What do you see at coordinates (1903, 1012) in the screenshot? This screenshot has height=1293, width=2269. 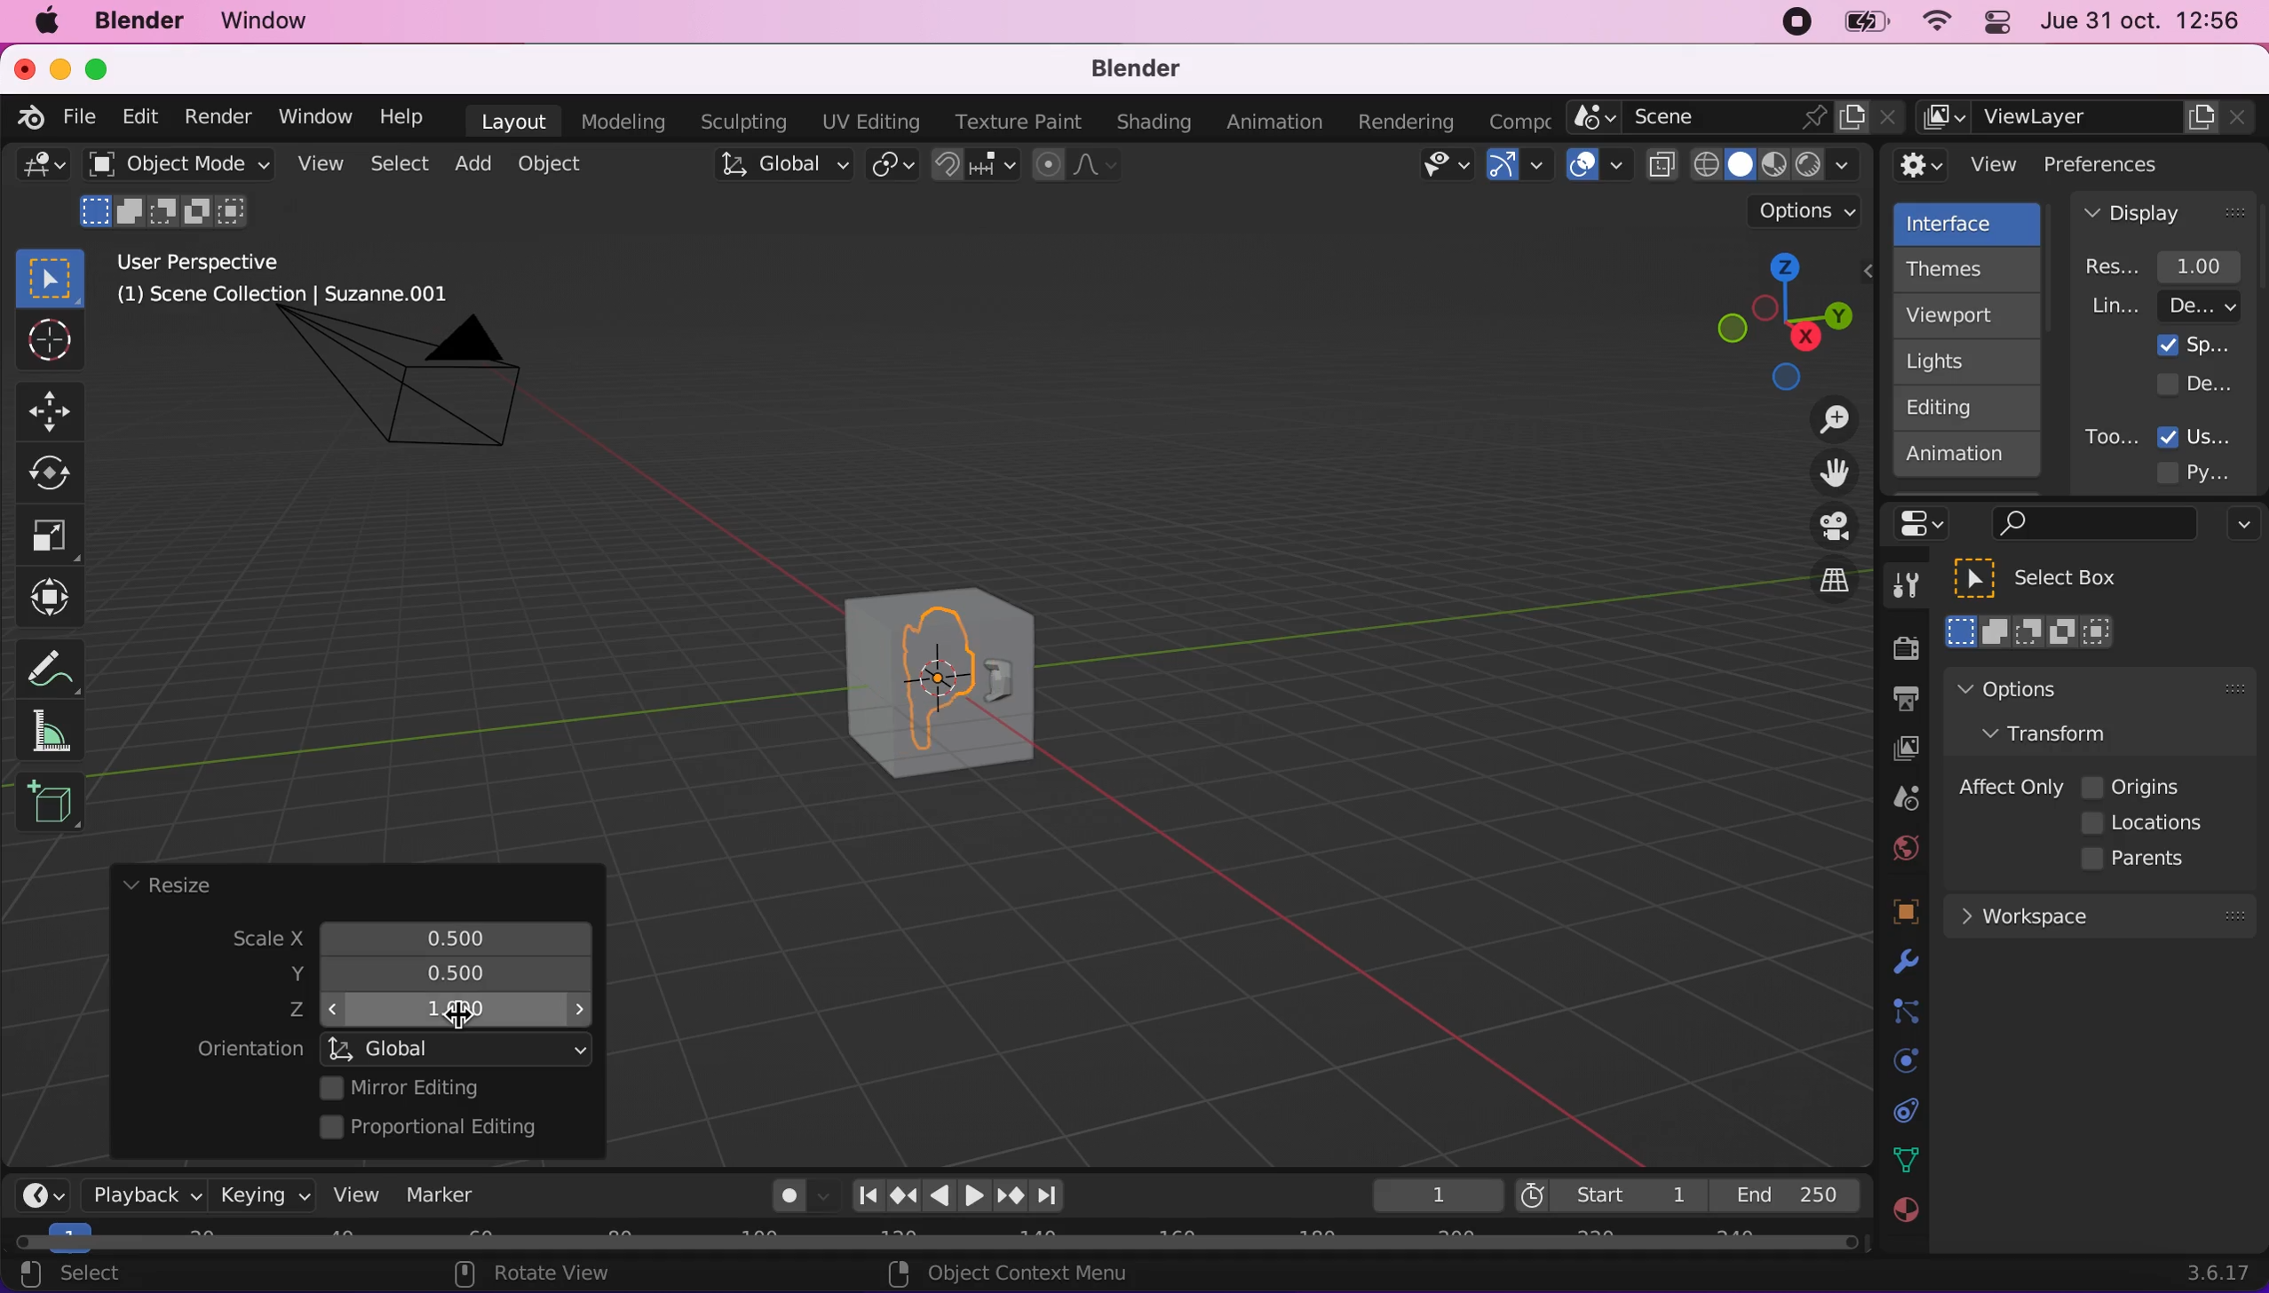 I see `constraints` at bounding box center [1903, 1012].